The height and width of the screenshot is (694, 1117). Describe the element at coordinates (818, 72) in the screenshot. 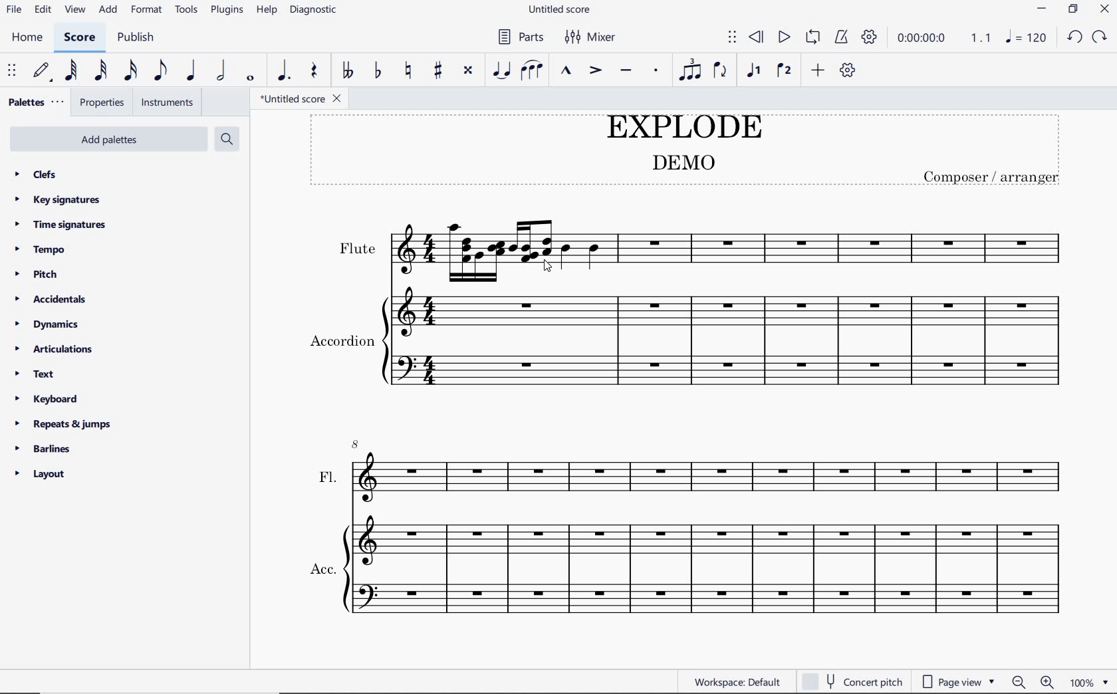

I see `add` at that location.